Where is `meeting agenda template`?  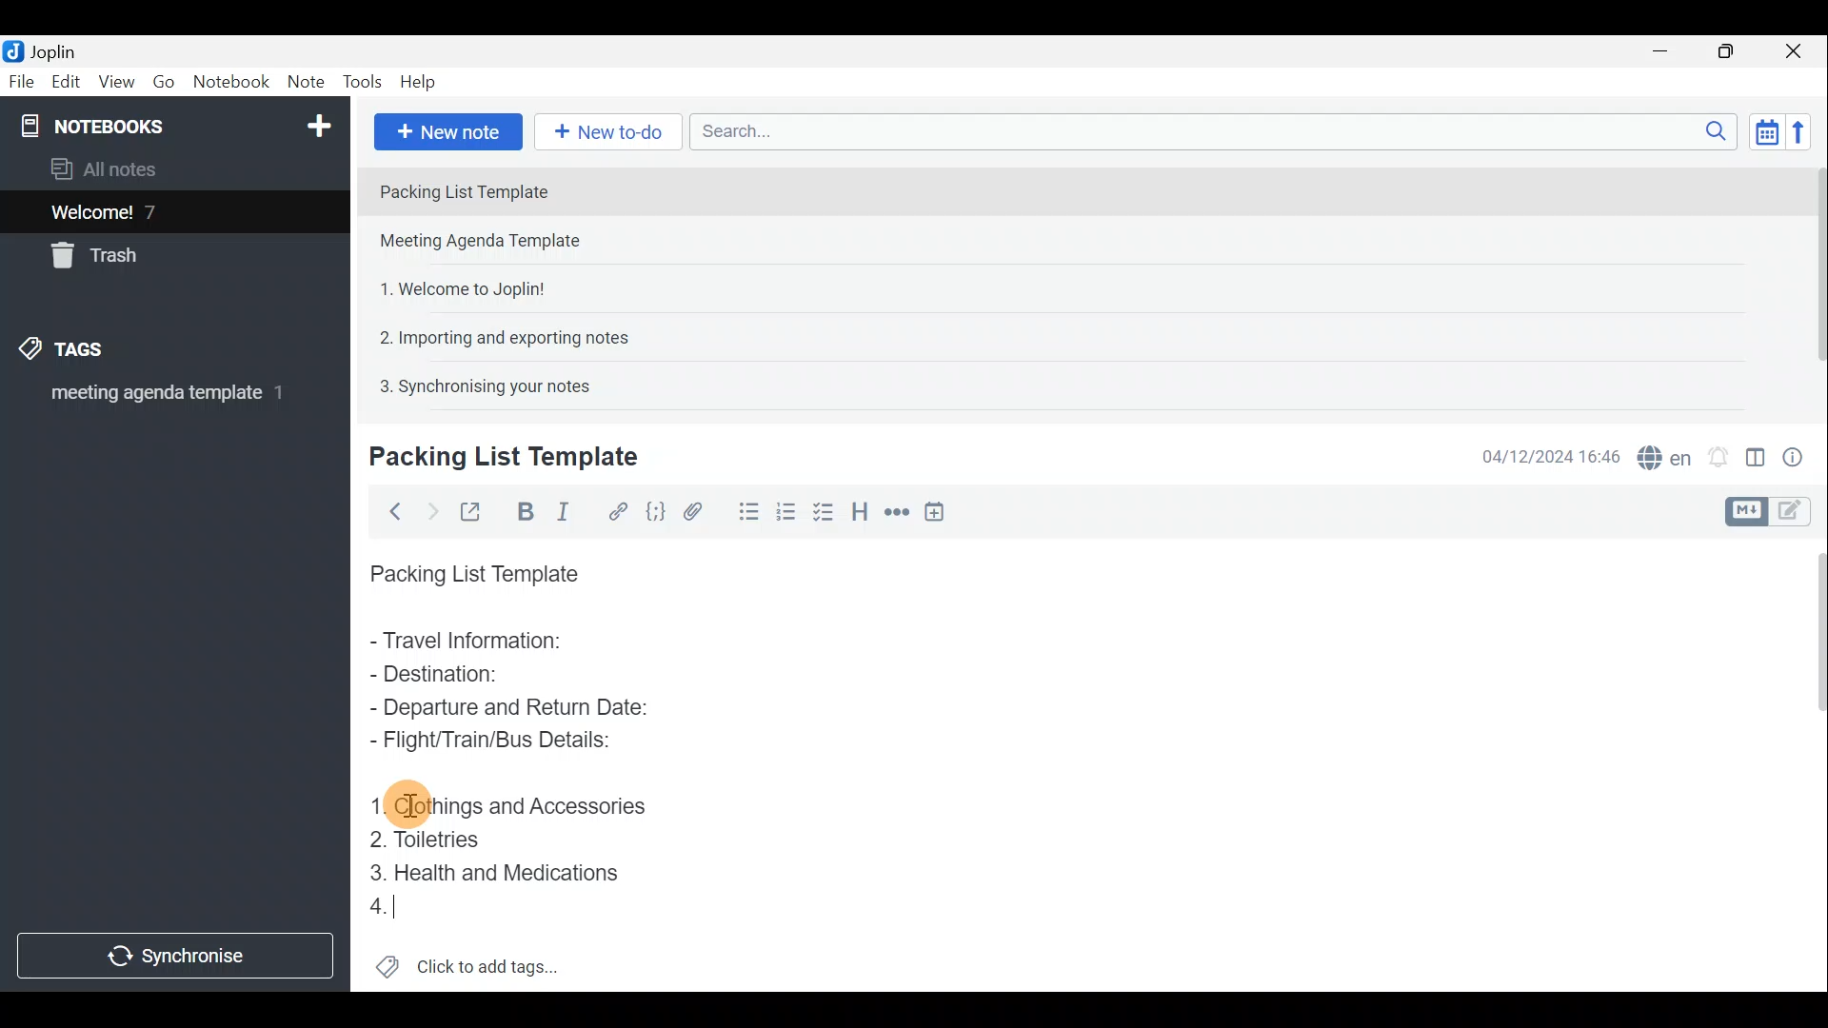 meeting agenda template is located at coordinates (164, 399).